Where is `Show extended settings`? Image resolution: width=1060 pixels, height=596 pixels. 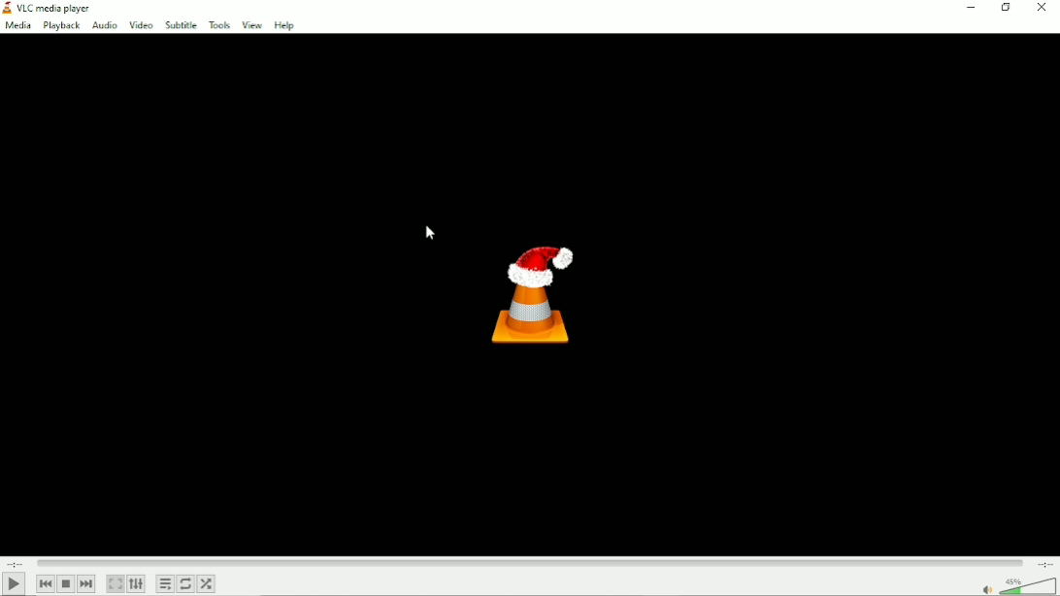
Show extended settings is located at coordinates (136, 584).